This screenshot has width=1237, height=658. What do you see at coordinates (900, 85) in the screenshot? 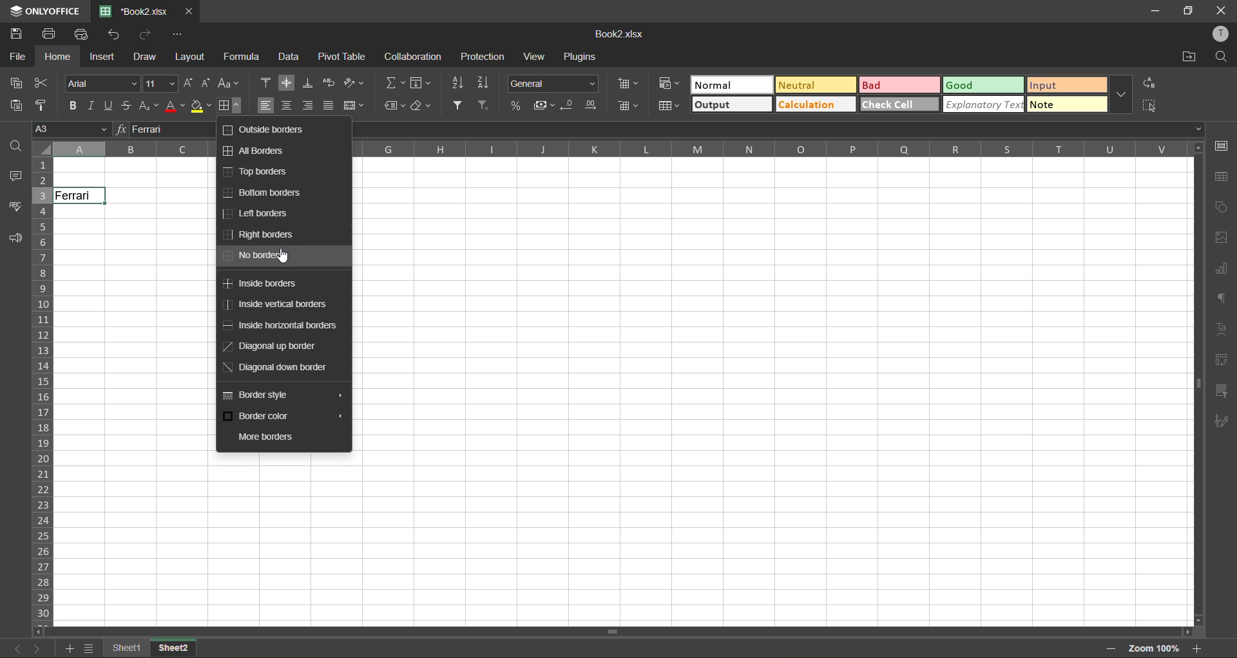
I see `bad` at bounding box center [900, 85].